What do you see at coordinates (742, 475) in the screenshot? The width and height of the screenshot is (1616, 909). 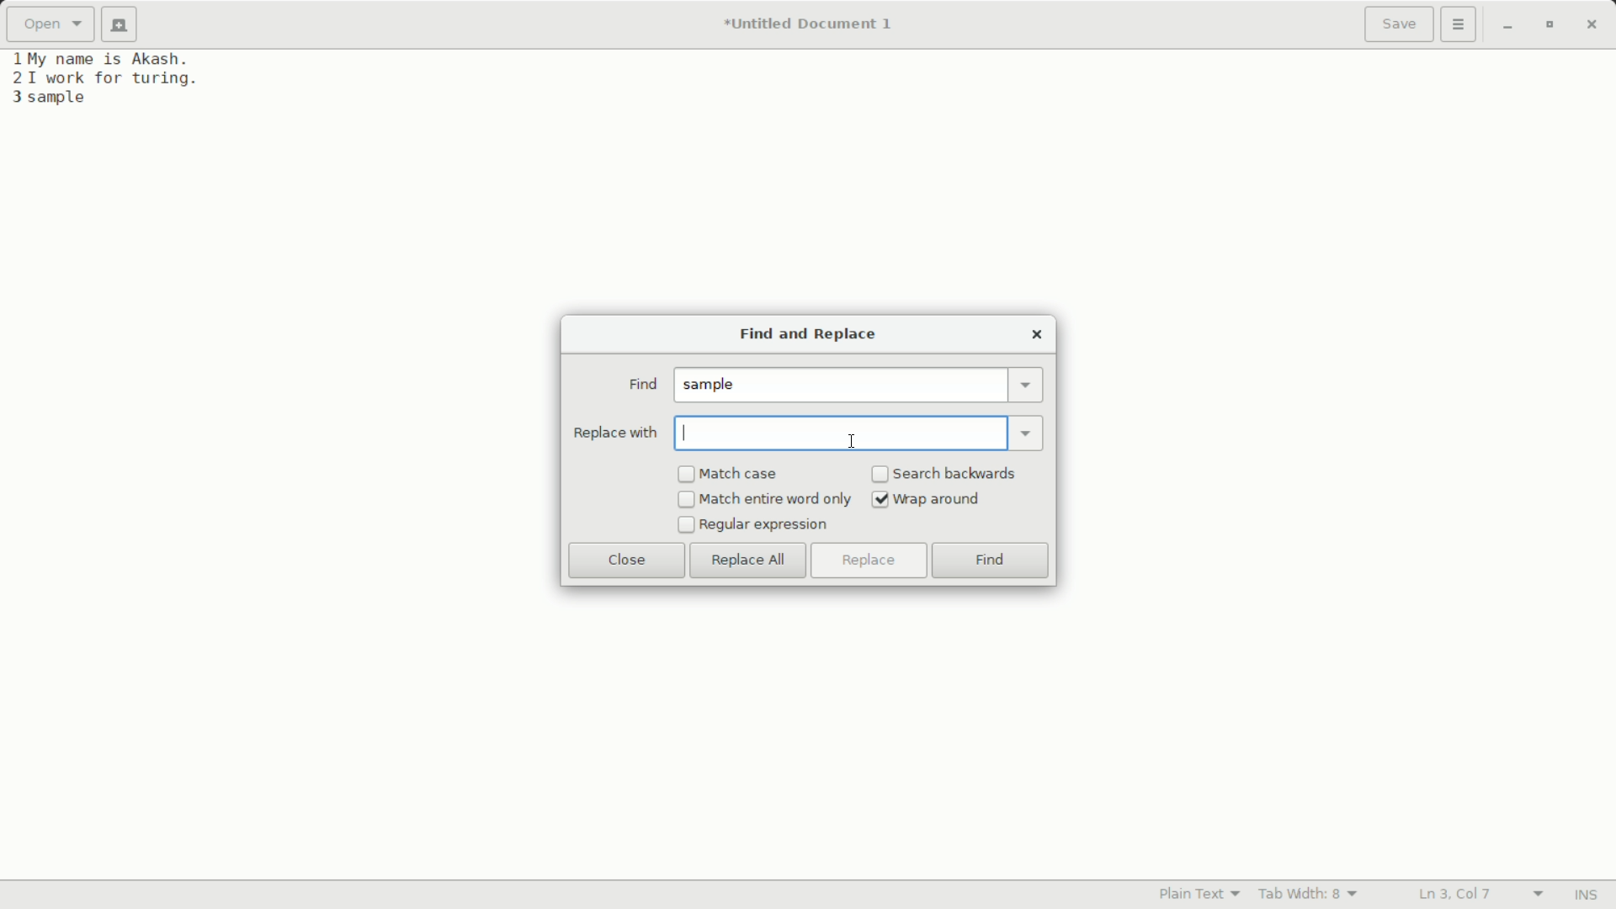 I see `match case` at bounding box center [742, 475].